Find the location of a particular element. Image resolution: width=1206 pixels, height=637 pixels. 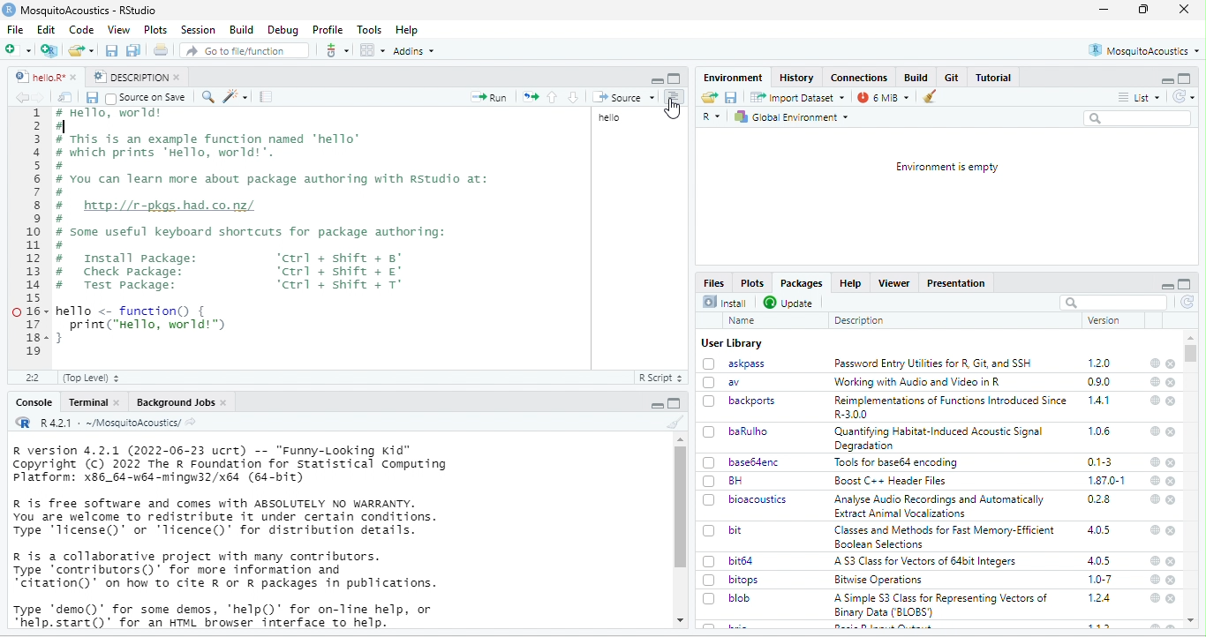

help is located at coordinates (1154, 530).